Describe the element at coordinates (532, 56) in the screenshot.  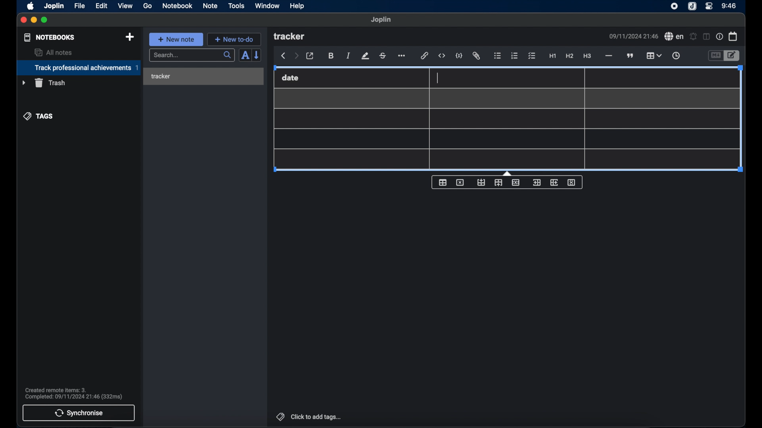
I see `checklist` at that location.